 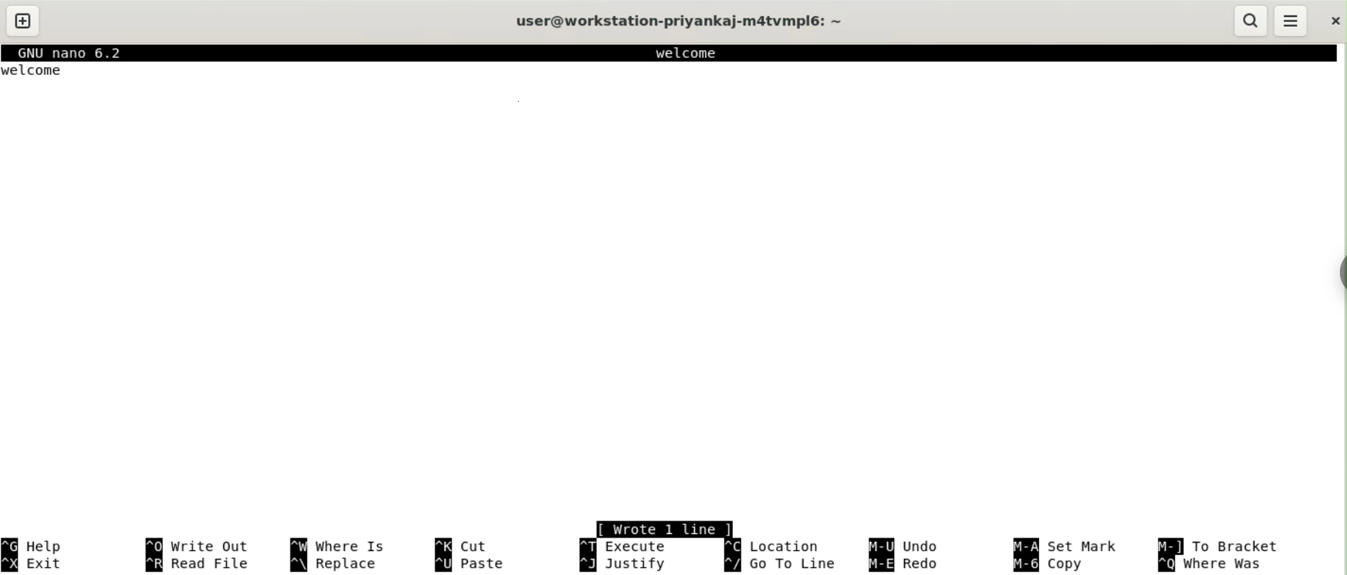 What do you see at coordinates (1216, 546) in the screenshot?
I see `to bracket` at bounding box center [1216, 546].